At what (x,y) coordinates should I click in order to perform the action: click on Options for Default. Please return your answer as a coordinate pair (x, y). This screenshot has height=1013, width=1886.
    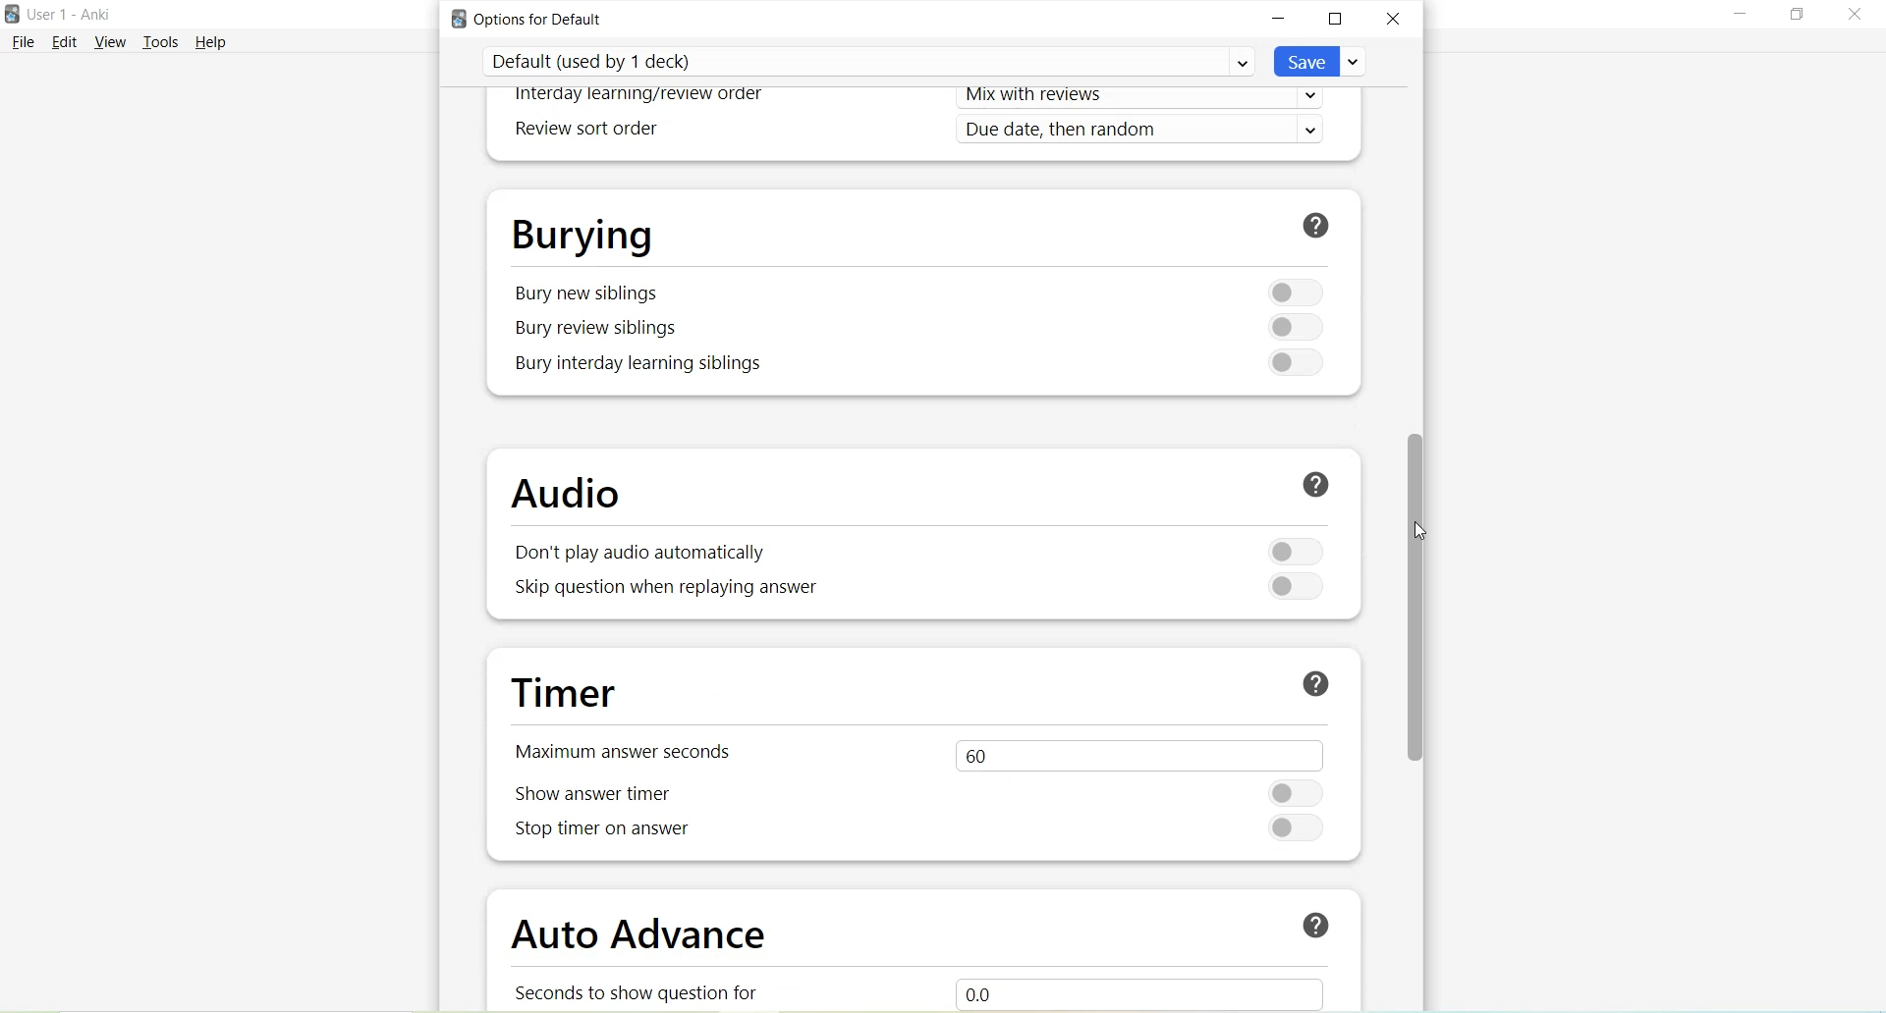
    Looking at the image, I should click on (534, 19).